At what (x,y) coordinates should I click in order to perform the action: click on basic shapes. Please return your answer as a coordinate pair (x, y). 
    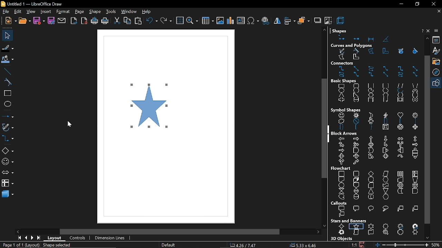
    Looking at the image, I should click on (376, 93).